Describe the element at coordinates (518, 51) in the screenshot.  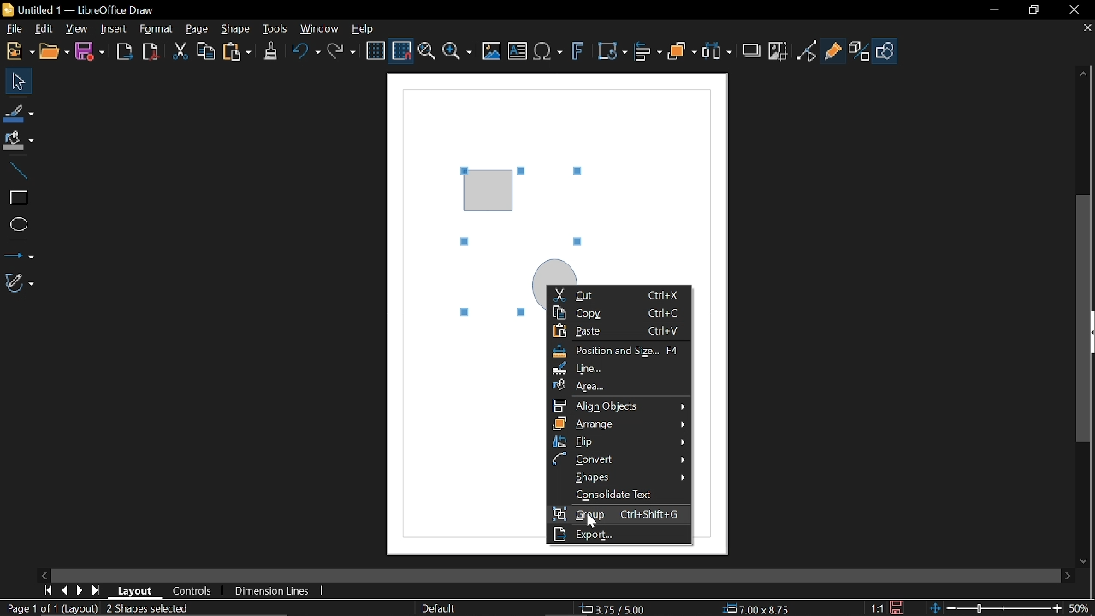
I see `Insert text` at that location.